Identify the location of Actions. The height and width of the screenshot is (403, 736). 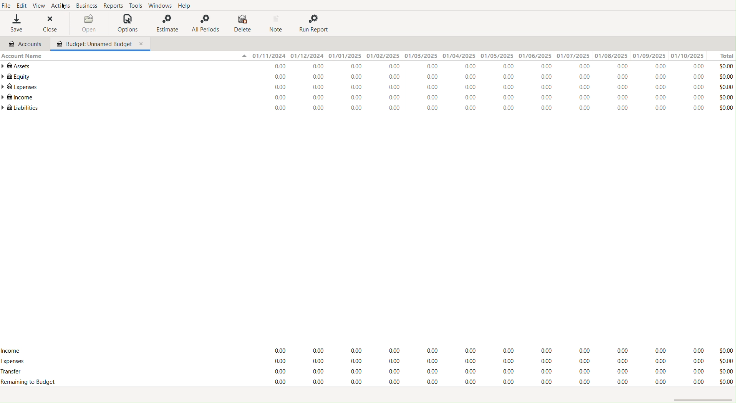
(62, 6).